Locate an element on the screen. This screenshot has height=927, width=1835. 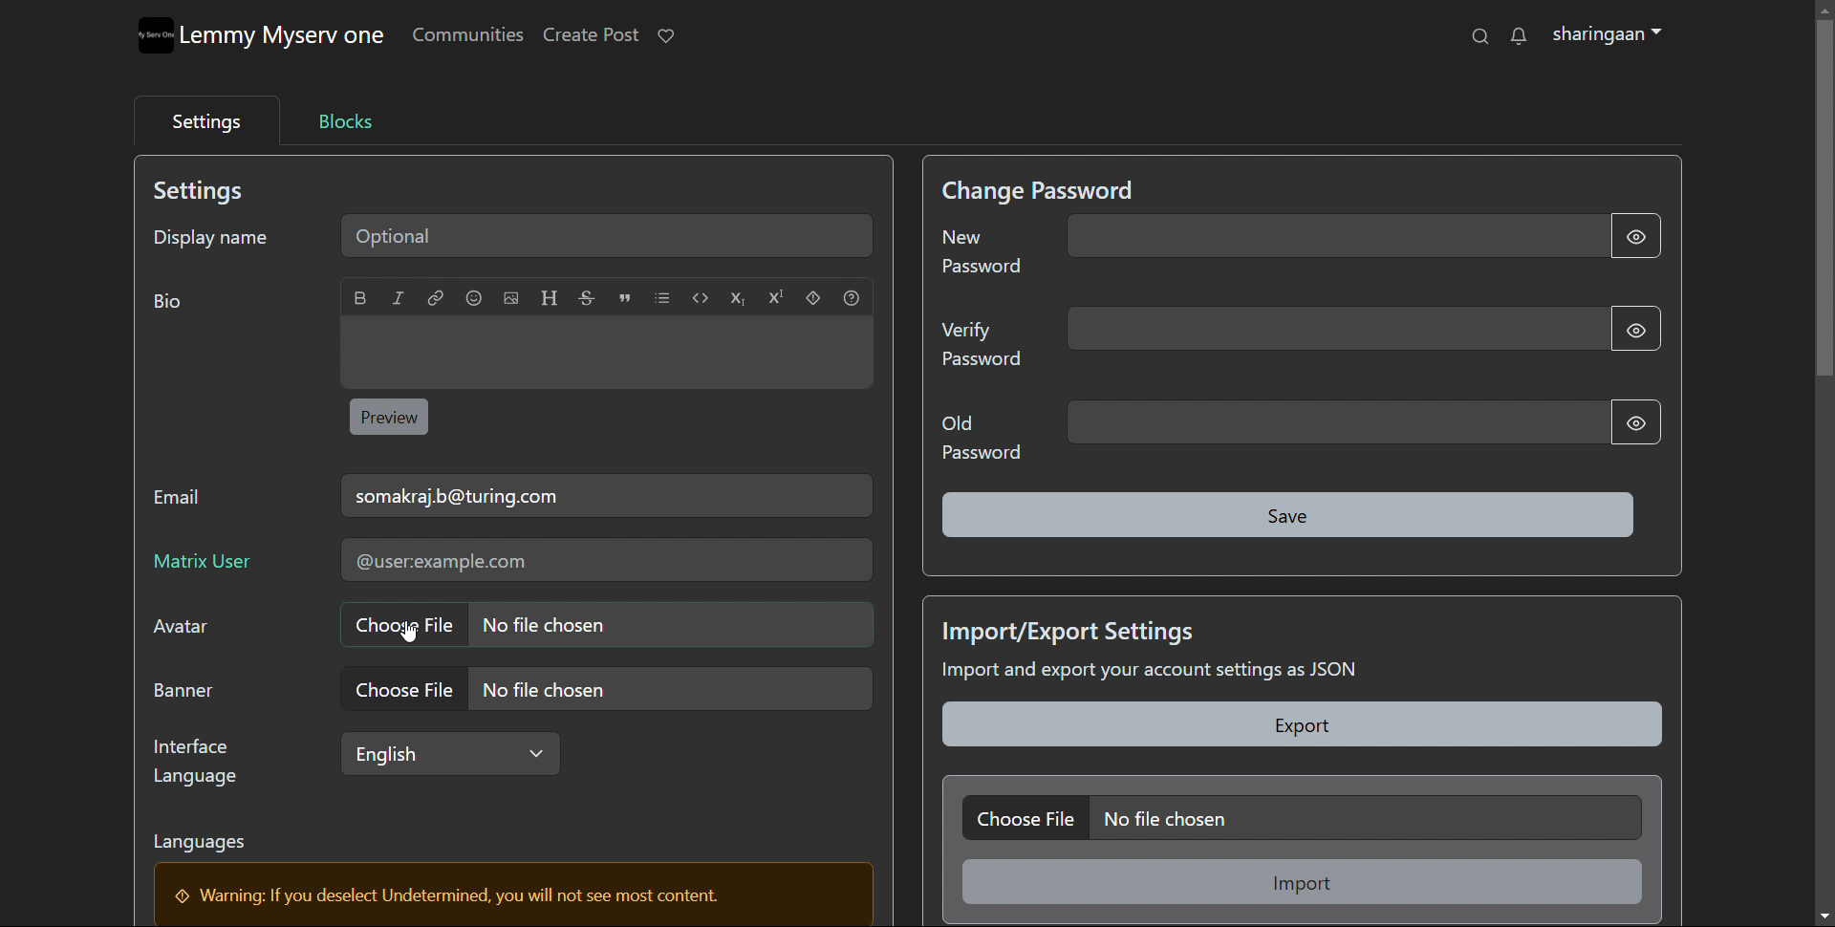
Interface Language is located at coordinates (202, 762).